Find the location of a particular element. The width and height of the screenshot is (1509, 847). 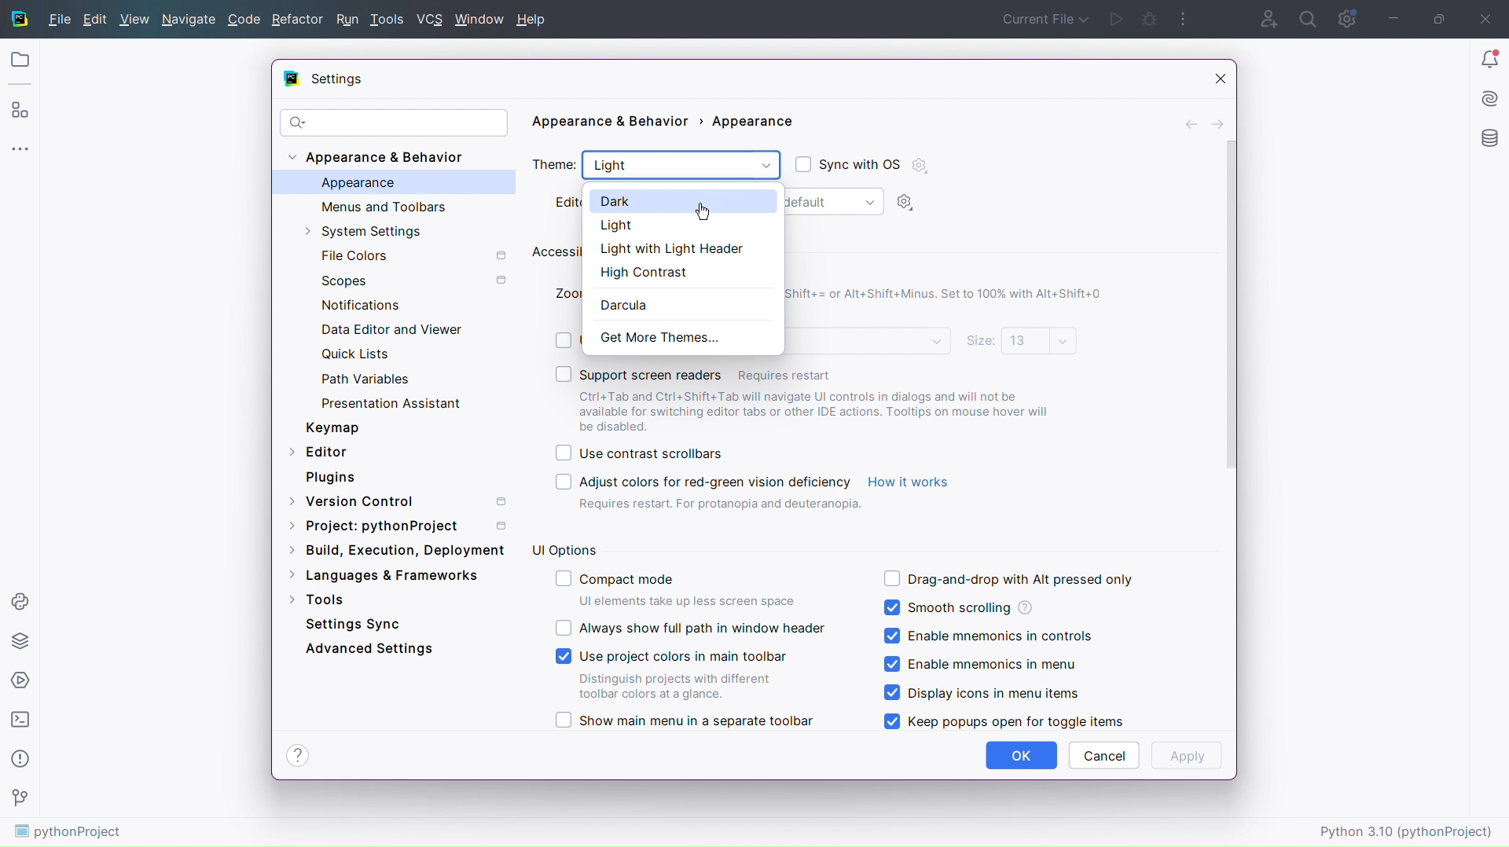

Cancel is located at coordinates (1103, 755).